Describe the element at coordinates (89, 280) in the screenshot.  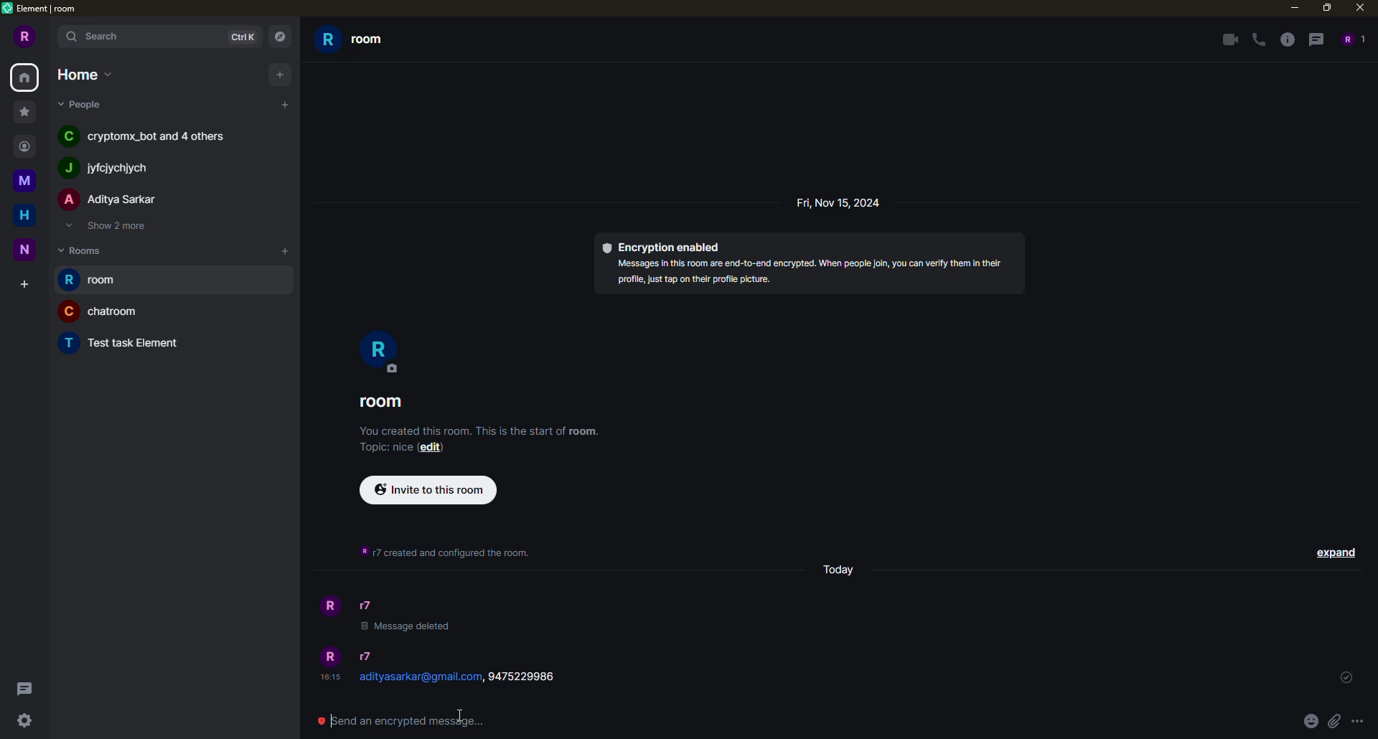
I see `room` at that location.